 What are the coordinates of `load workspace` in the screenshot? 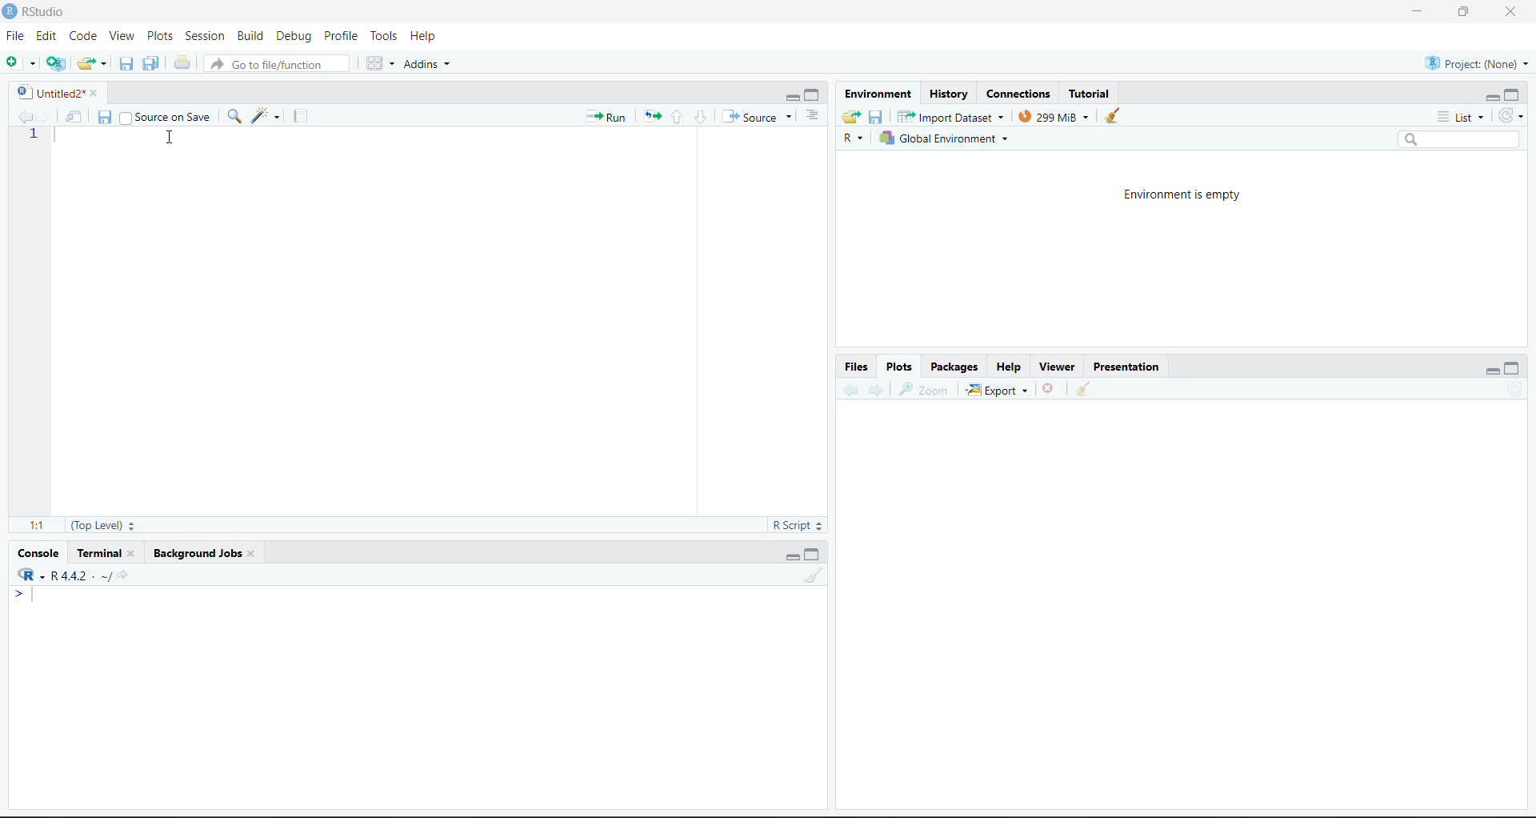 It's located at (852, 117).